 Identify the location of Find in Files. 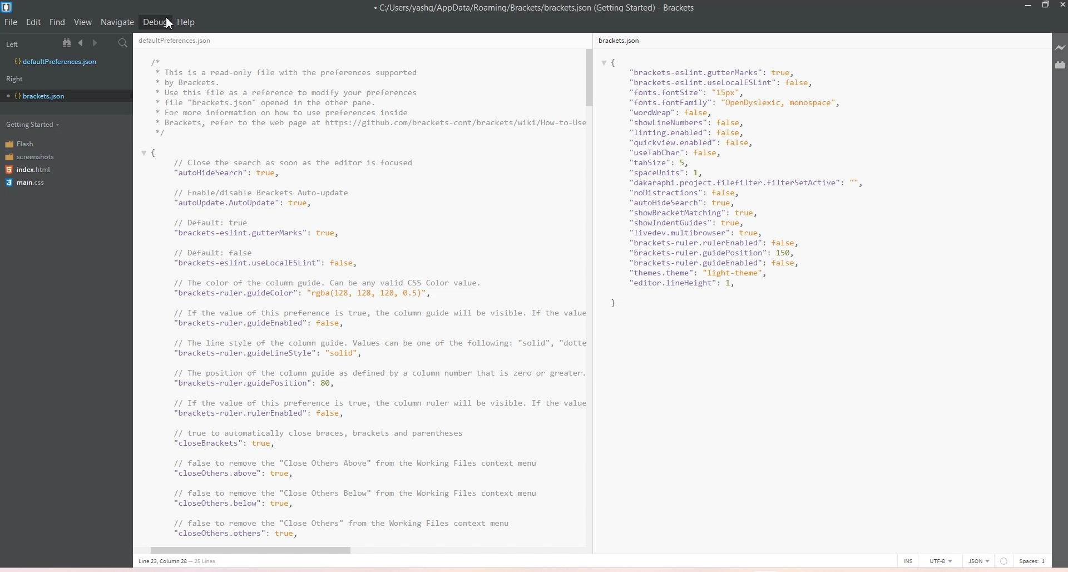
(124, 43).